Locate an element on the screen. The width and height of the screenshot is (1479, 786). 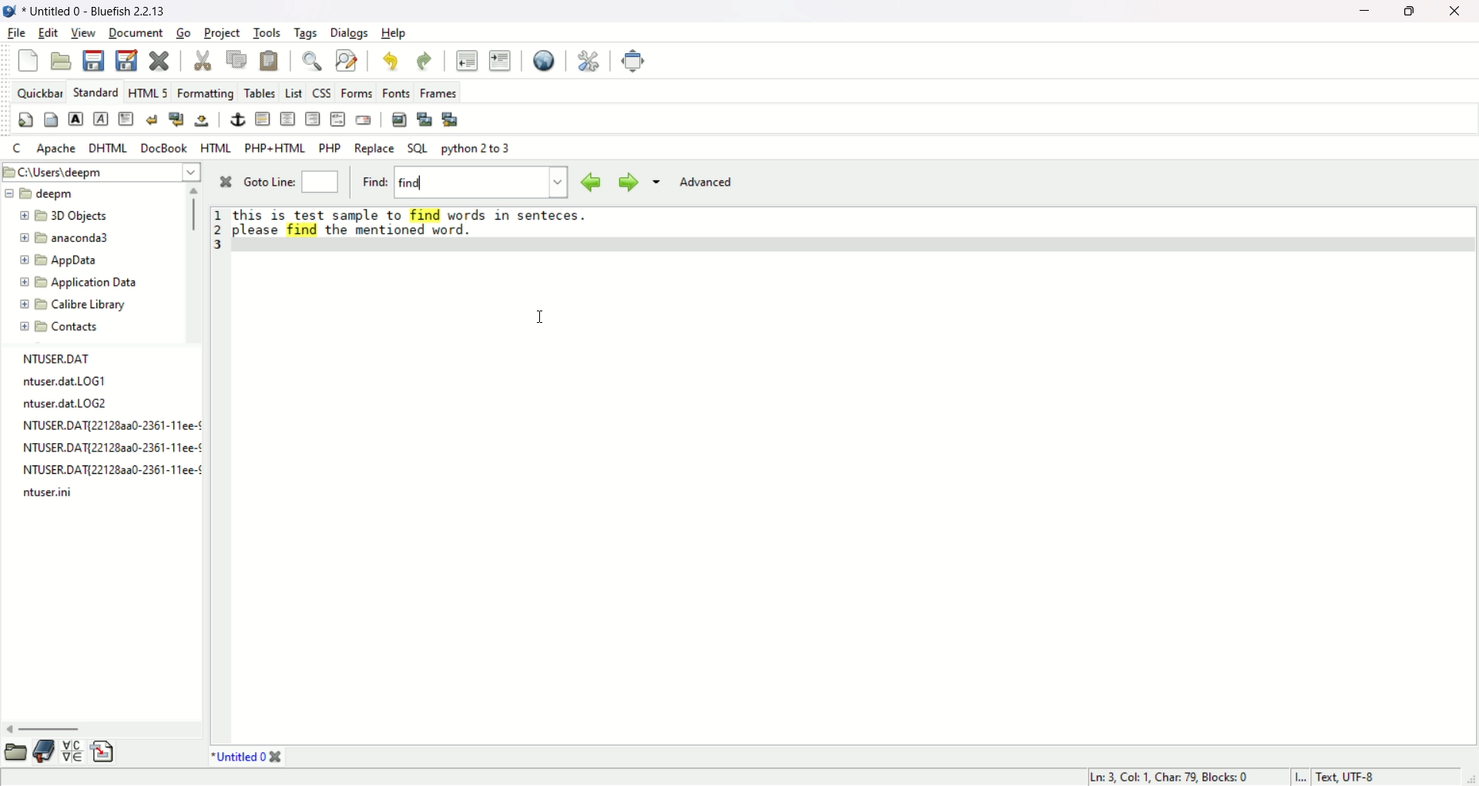
move up is located at coordinates (195, 190).